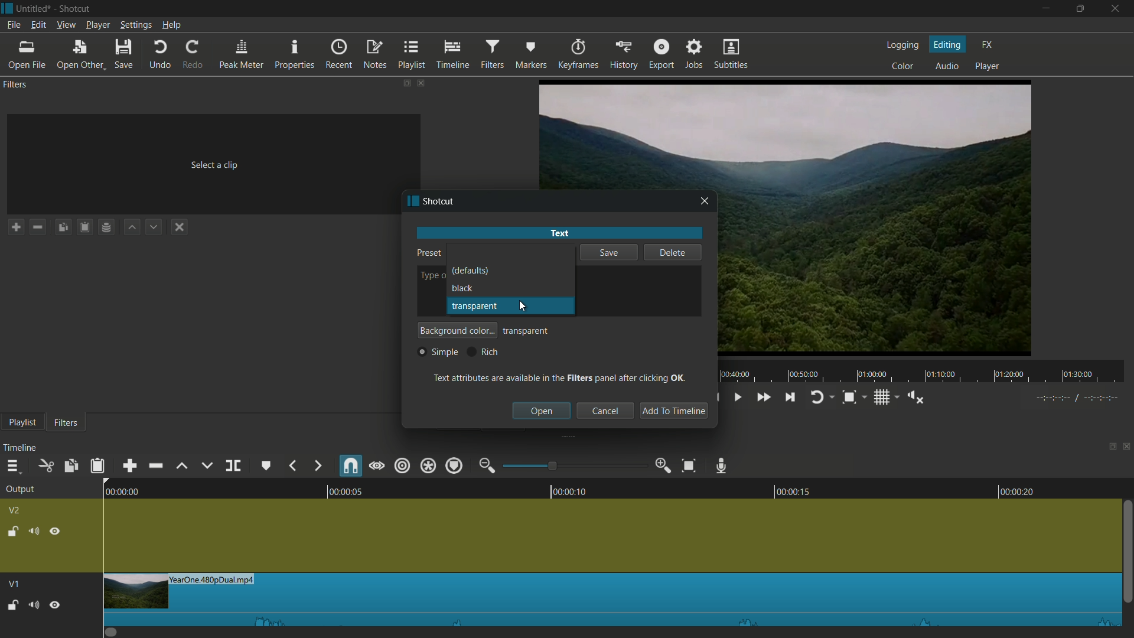 The height and width of the screenshot is (638, 1134). Describe the element at coordinates (86, 227) in the screenshot. I see `Clipboard` at that location.